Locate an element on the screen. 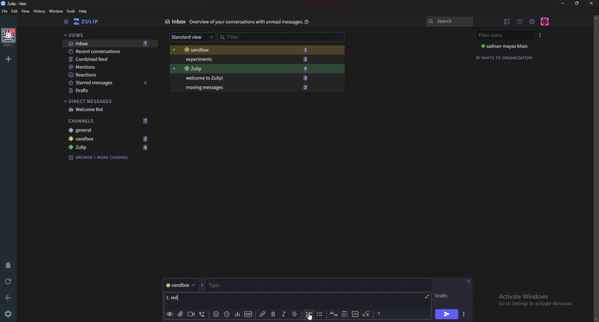 The width and height of the screenshot is (599, 322). sandbox is located at coordinates (110, 139).